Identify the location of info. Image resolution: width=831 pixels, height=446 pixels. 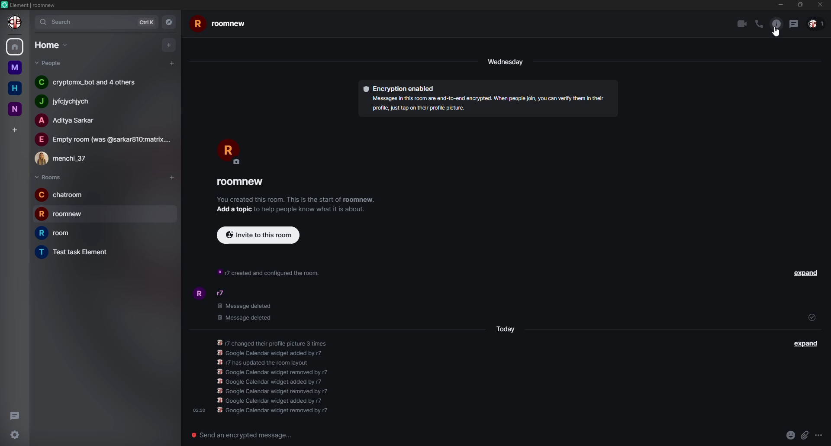
(276, 377).